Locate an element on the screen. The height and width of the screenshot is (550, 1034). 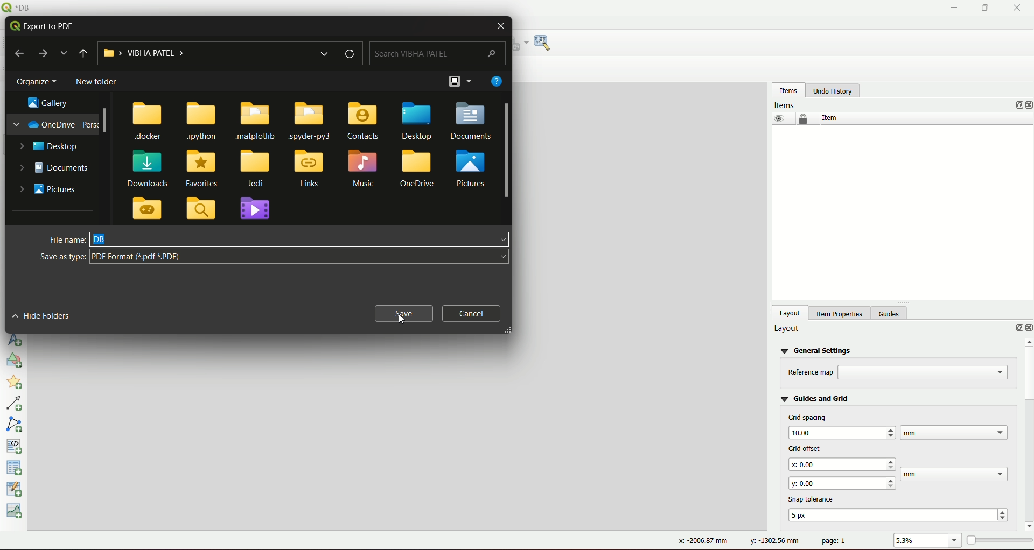
x-2006.87 mm is located at coordinates (699, 541).